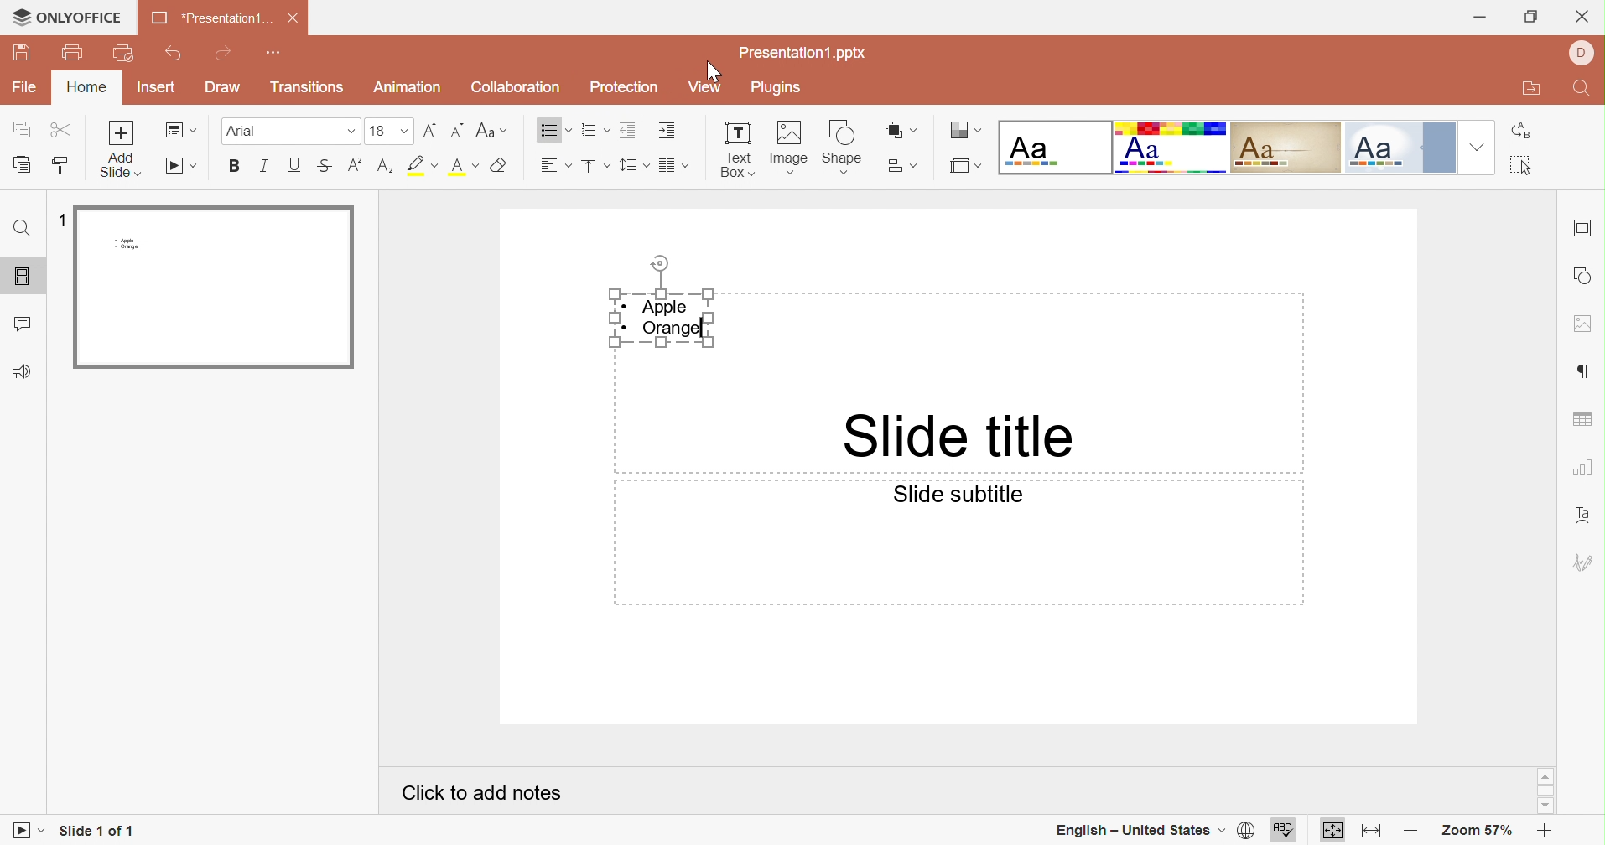  Describe the element at coordinates (456, 129) in the screenshot. I see `Decrement font size` at that location.